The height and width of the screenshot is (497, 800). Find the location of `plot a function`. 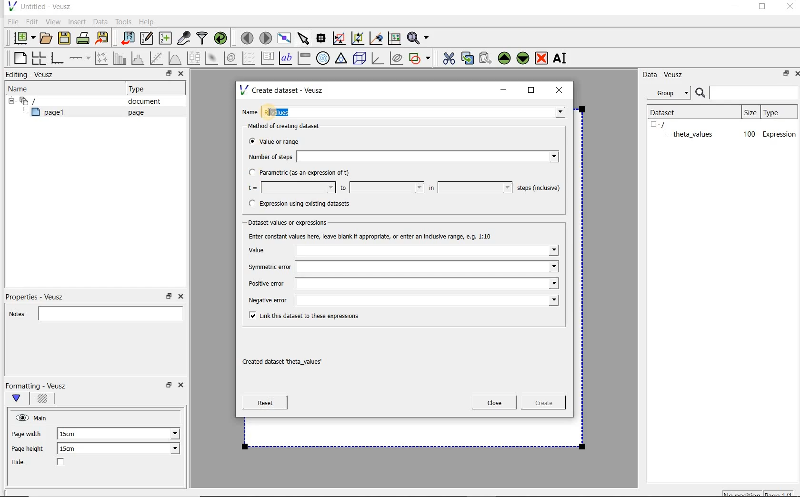

plot a function is located at coordinates (174, 58).